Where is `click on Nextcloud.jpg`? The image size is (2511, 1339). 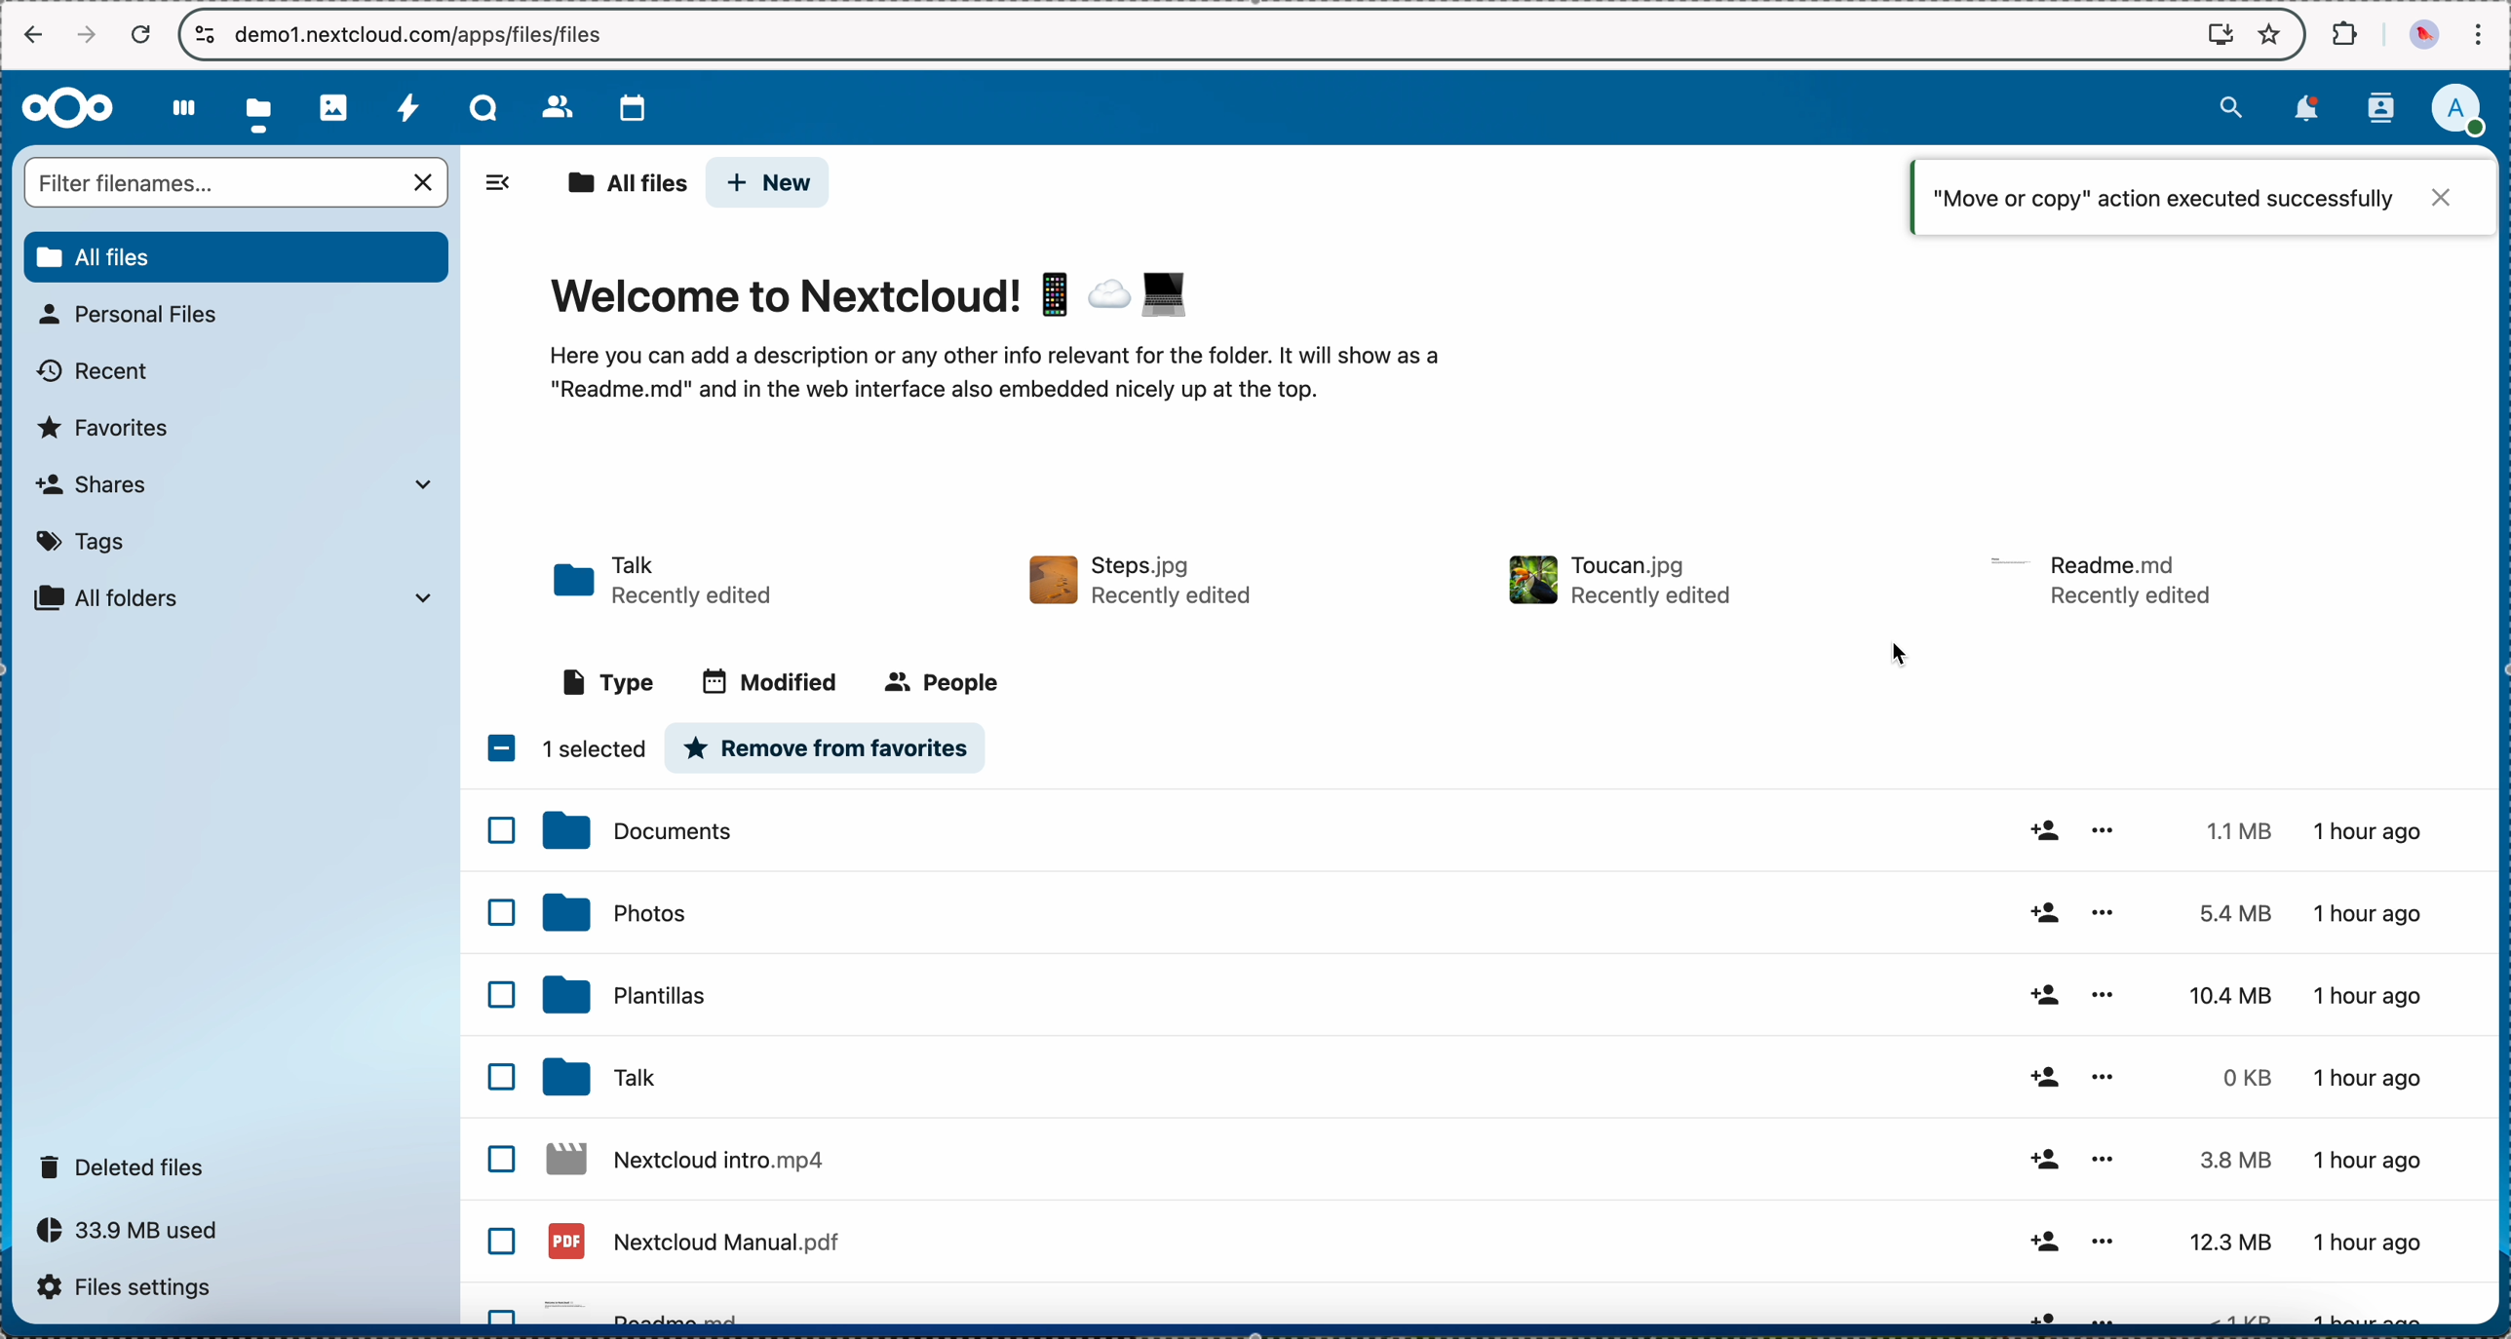
click on Nextcloud.jpg is located at coordinates (1486, 1079).